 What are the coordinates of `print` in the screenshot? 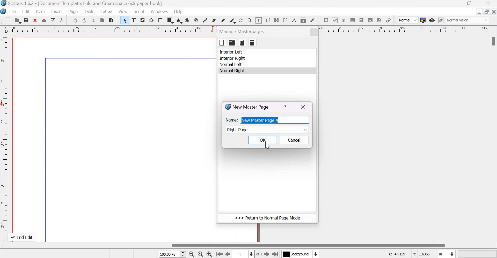 It's located at (44, 20).